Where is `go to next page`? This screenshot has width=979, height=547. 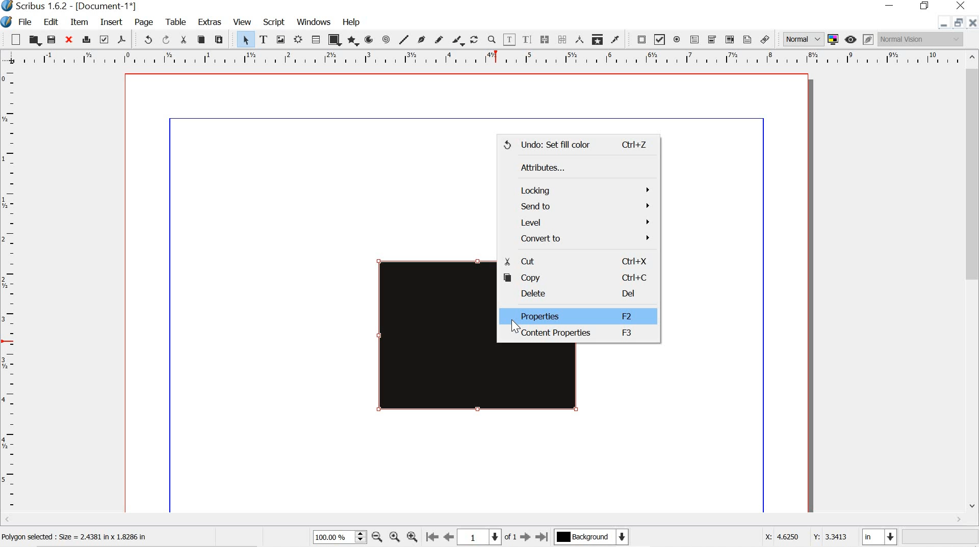
go to next page is located at coordinates (526, 537).